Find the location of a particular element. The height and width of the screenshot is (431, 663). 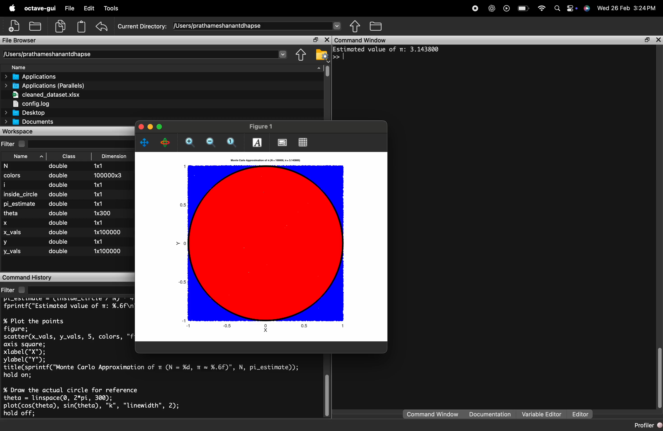

double is located at coordinates (60, 224).